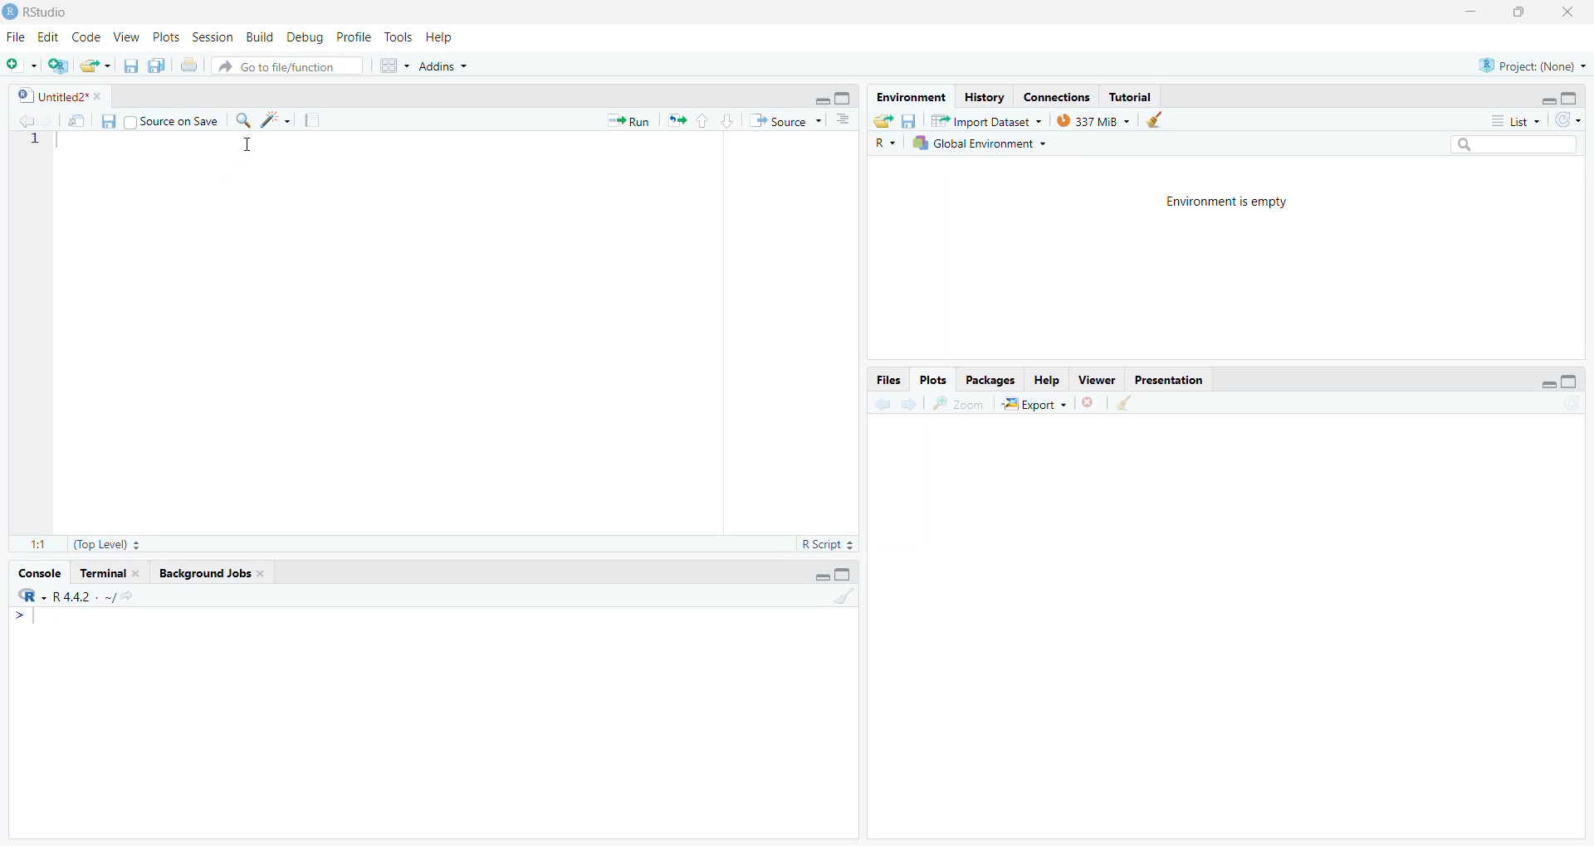  Describe the element at coordinates (47, 38) in the screenshot. I see `Edit` at that location.